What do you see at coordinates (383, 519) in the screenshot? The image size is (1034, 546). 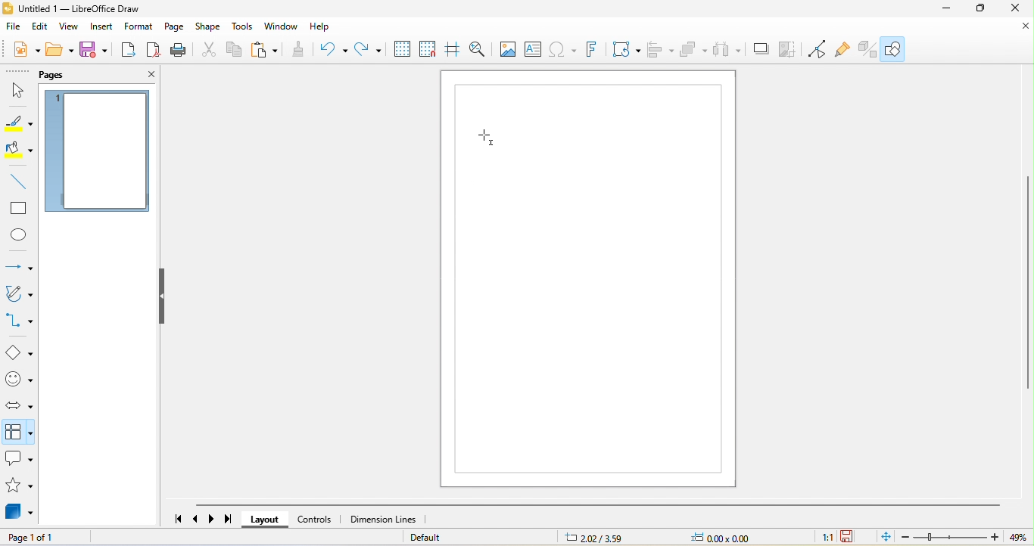 I see `dimension lines` at bounding box center [383, 519].